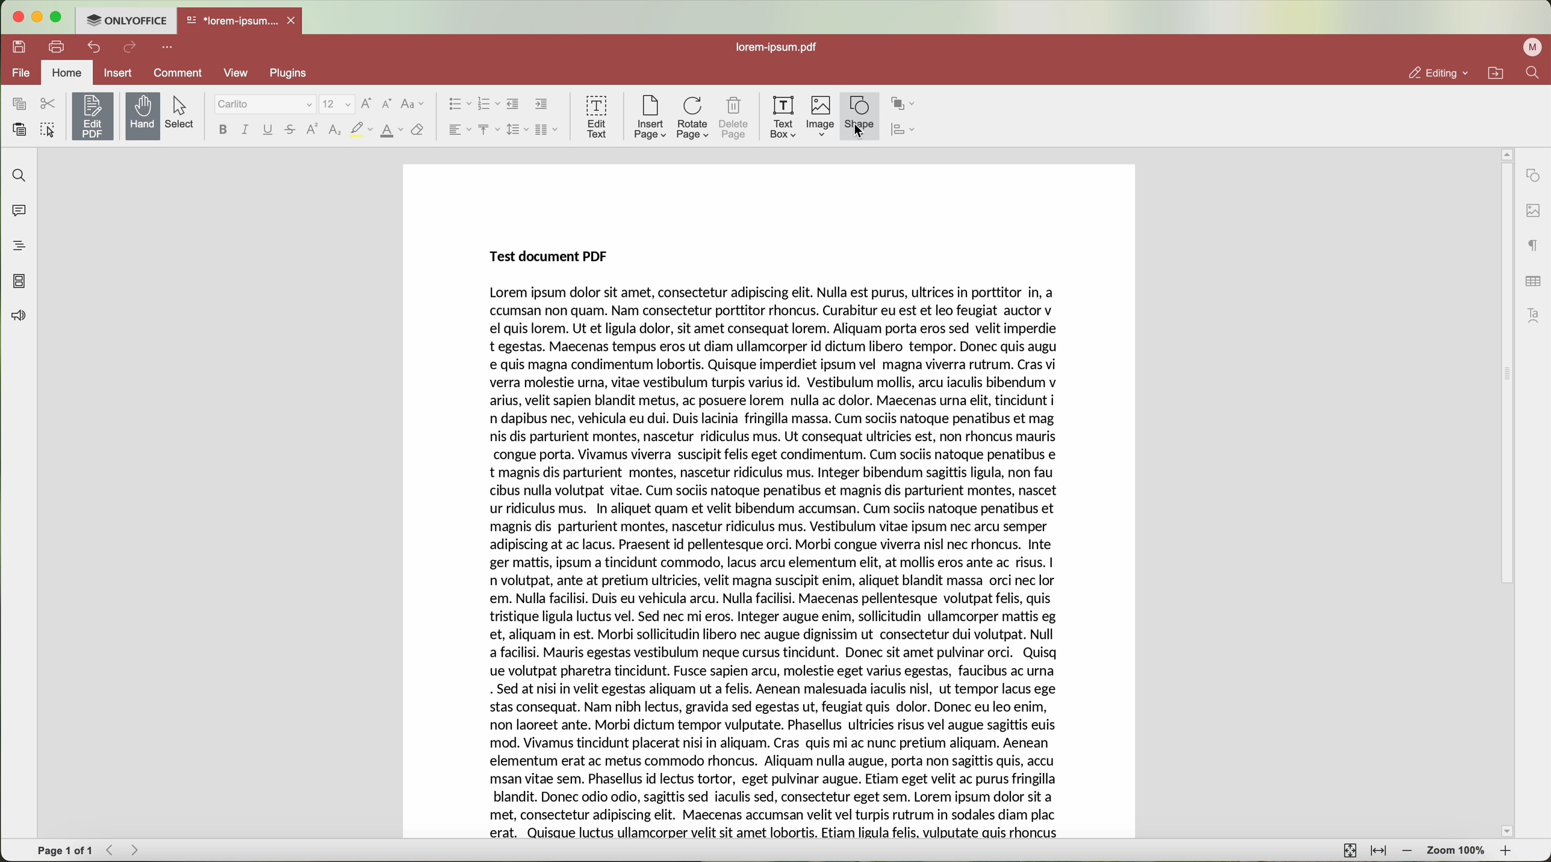  I want to click on decrease indent, so click(514, 104).